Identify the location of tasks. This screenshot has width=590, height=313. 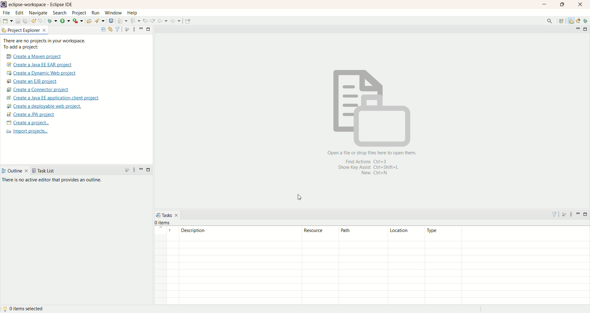
(167, 214).